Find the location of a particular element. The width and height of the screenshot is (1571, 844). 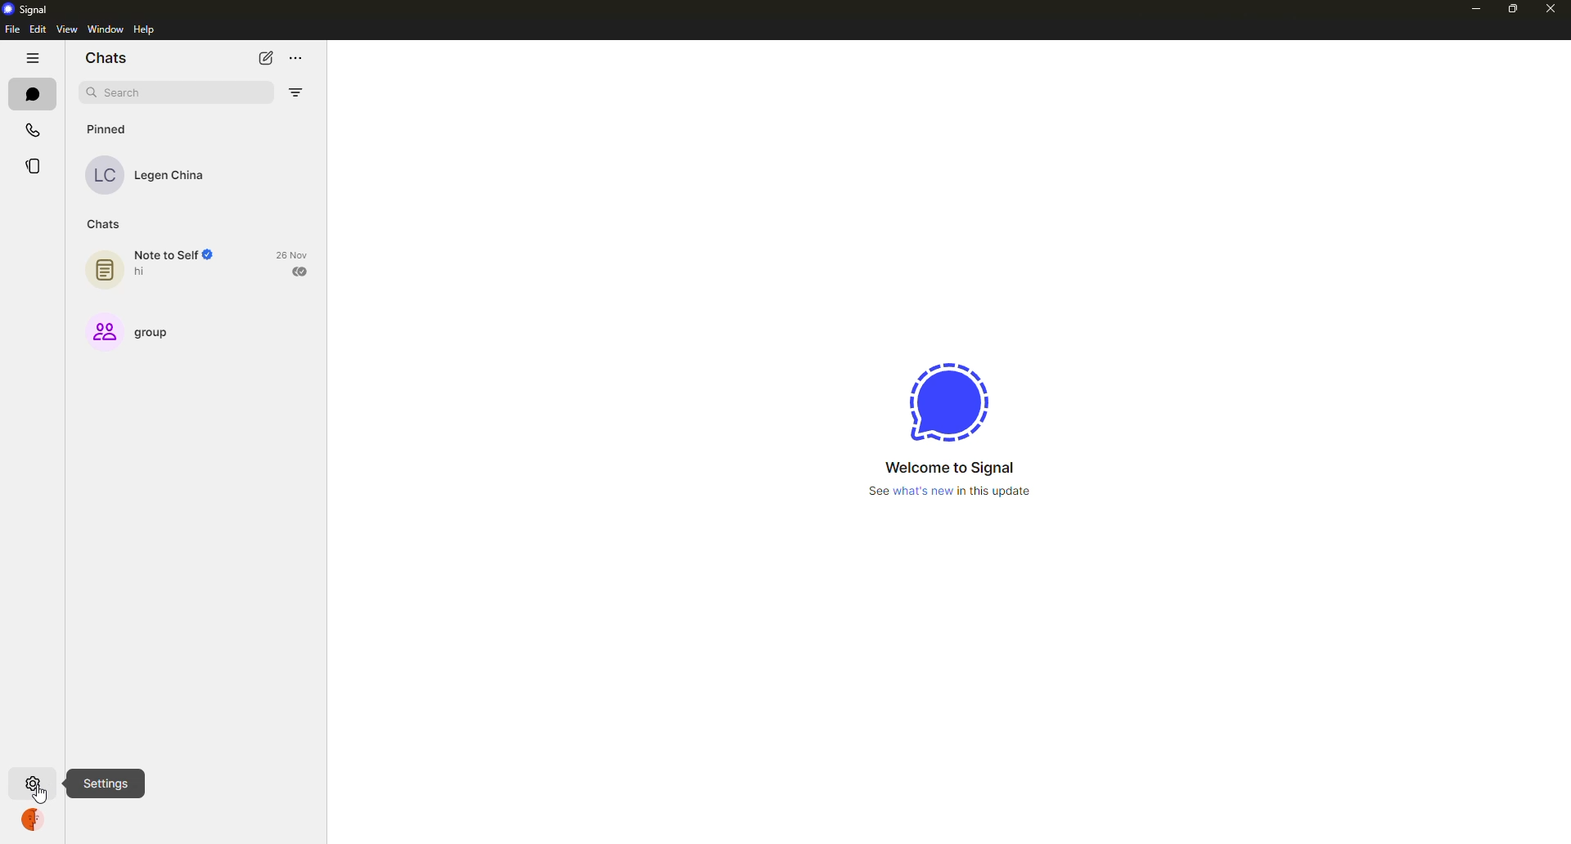

minimize is located at coordinates (1474, 10).